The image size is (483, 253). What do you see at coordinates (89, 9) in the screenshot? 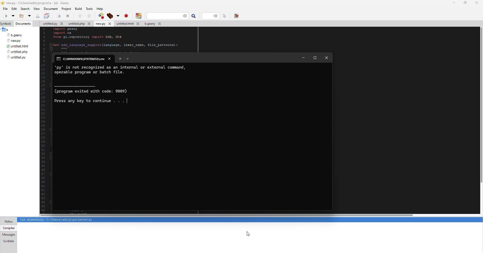
I see `tools` at bounding box center [89, 9].